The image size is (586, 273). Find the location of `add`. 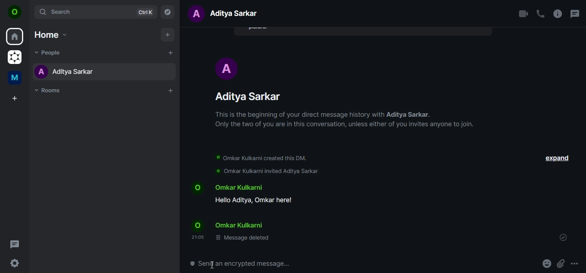

add is located at coordinates (167, 35).